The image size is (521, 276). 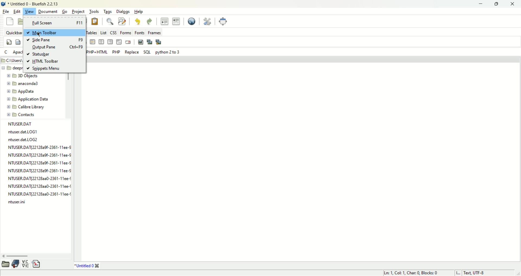 What do you see at coordinates (6, 12) in the screenshot?
I see `file` at bounding box center [6, 12].